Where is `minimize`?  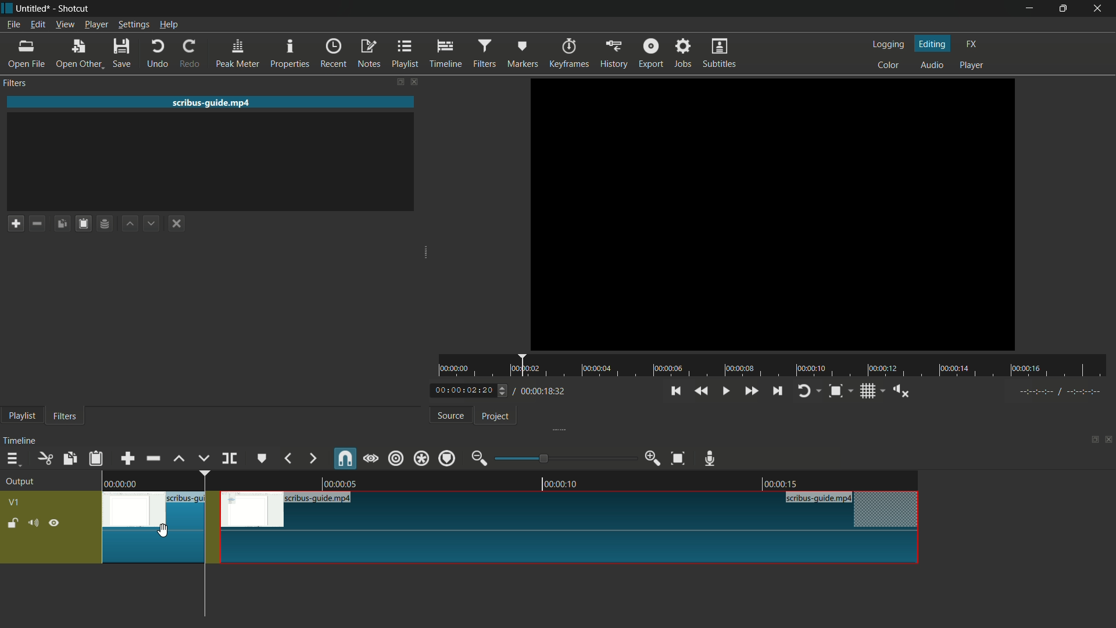 minimize is located at coordinates (1030, 9).